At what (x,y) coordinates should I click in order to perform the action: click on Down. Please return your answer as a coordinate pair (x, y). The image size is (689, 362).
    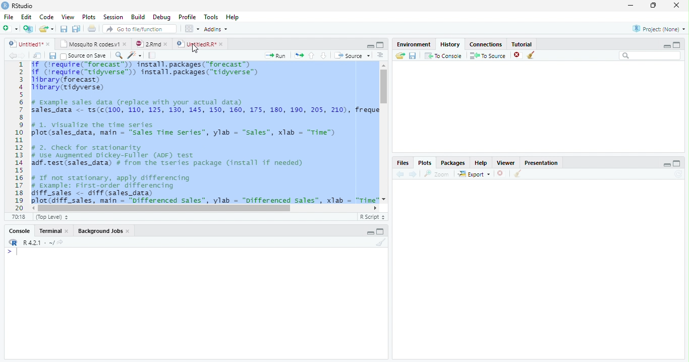
    Looking at the image, I should click on (324, 56).